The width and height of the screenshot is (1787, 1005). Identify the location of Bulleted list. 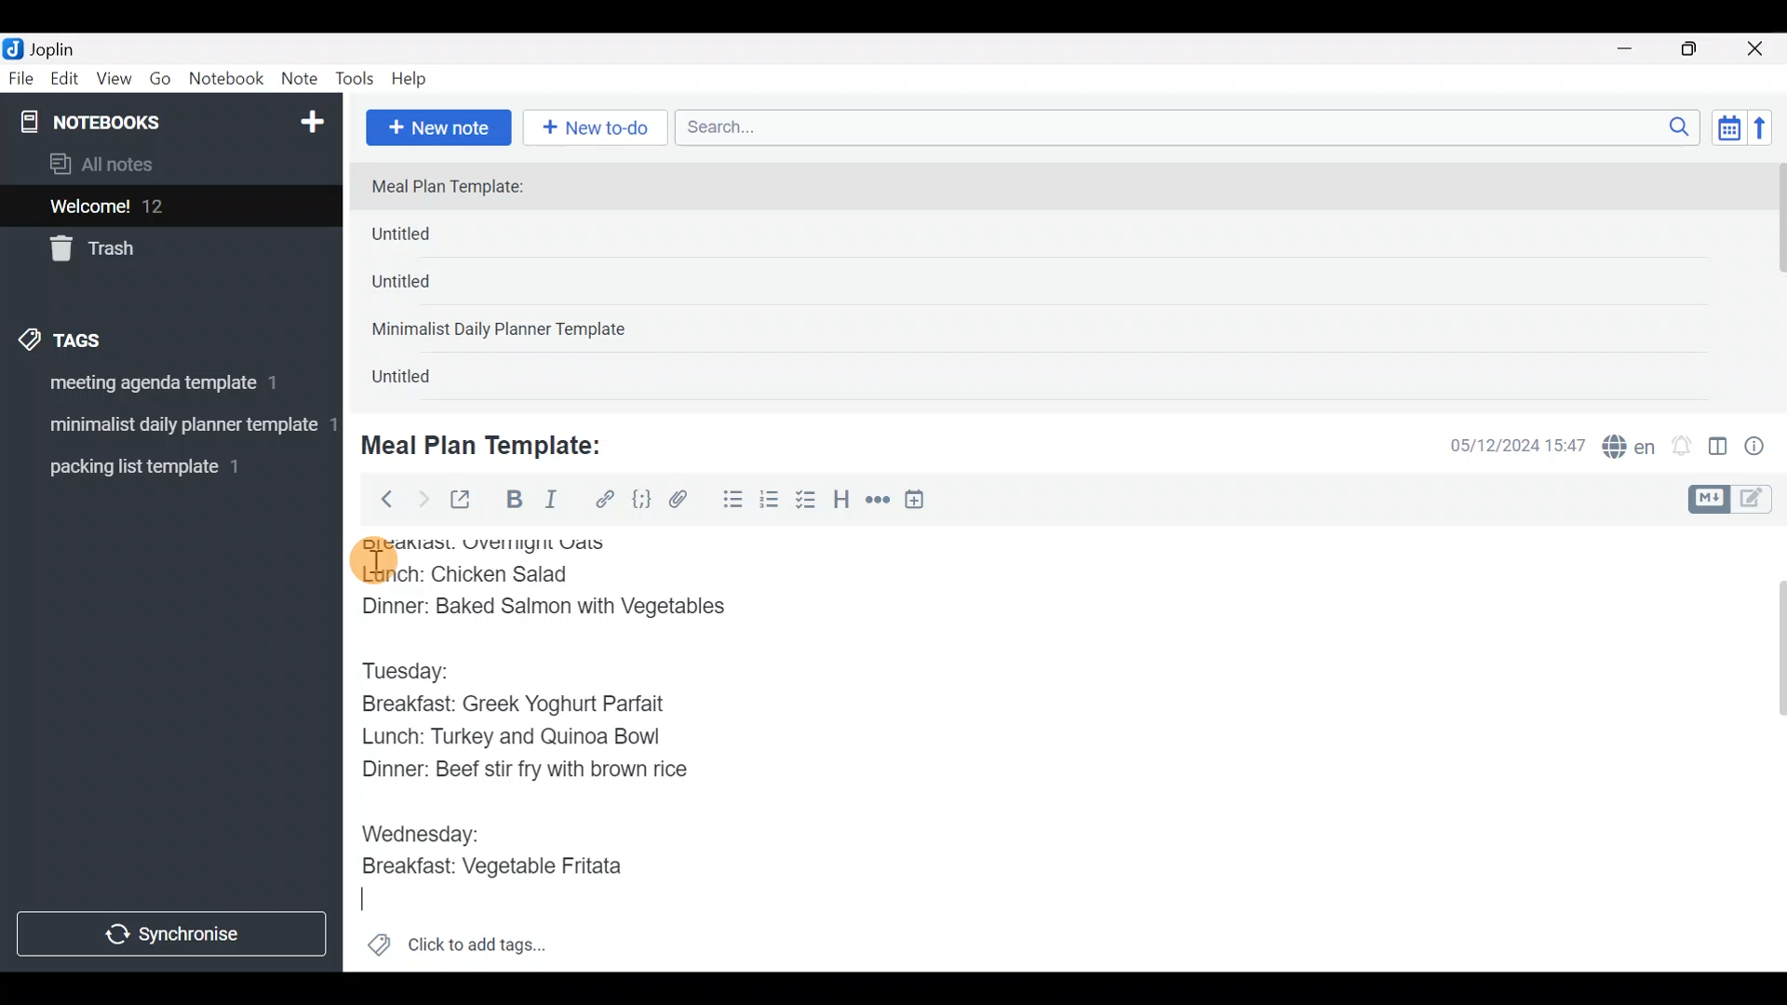
(729, 501).